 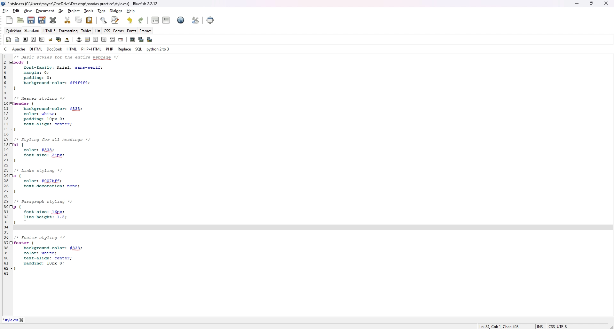 What do you see at coordinates (98, 31) in the screenshot?
I see `list` at bounding box center [98, 31].